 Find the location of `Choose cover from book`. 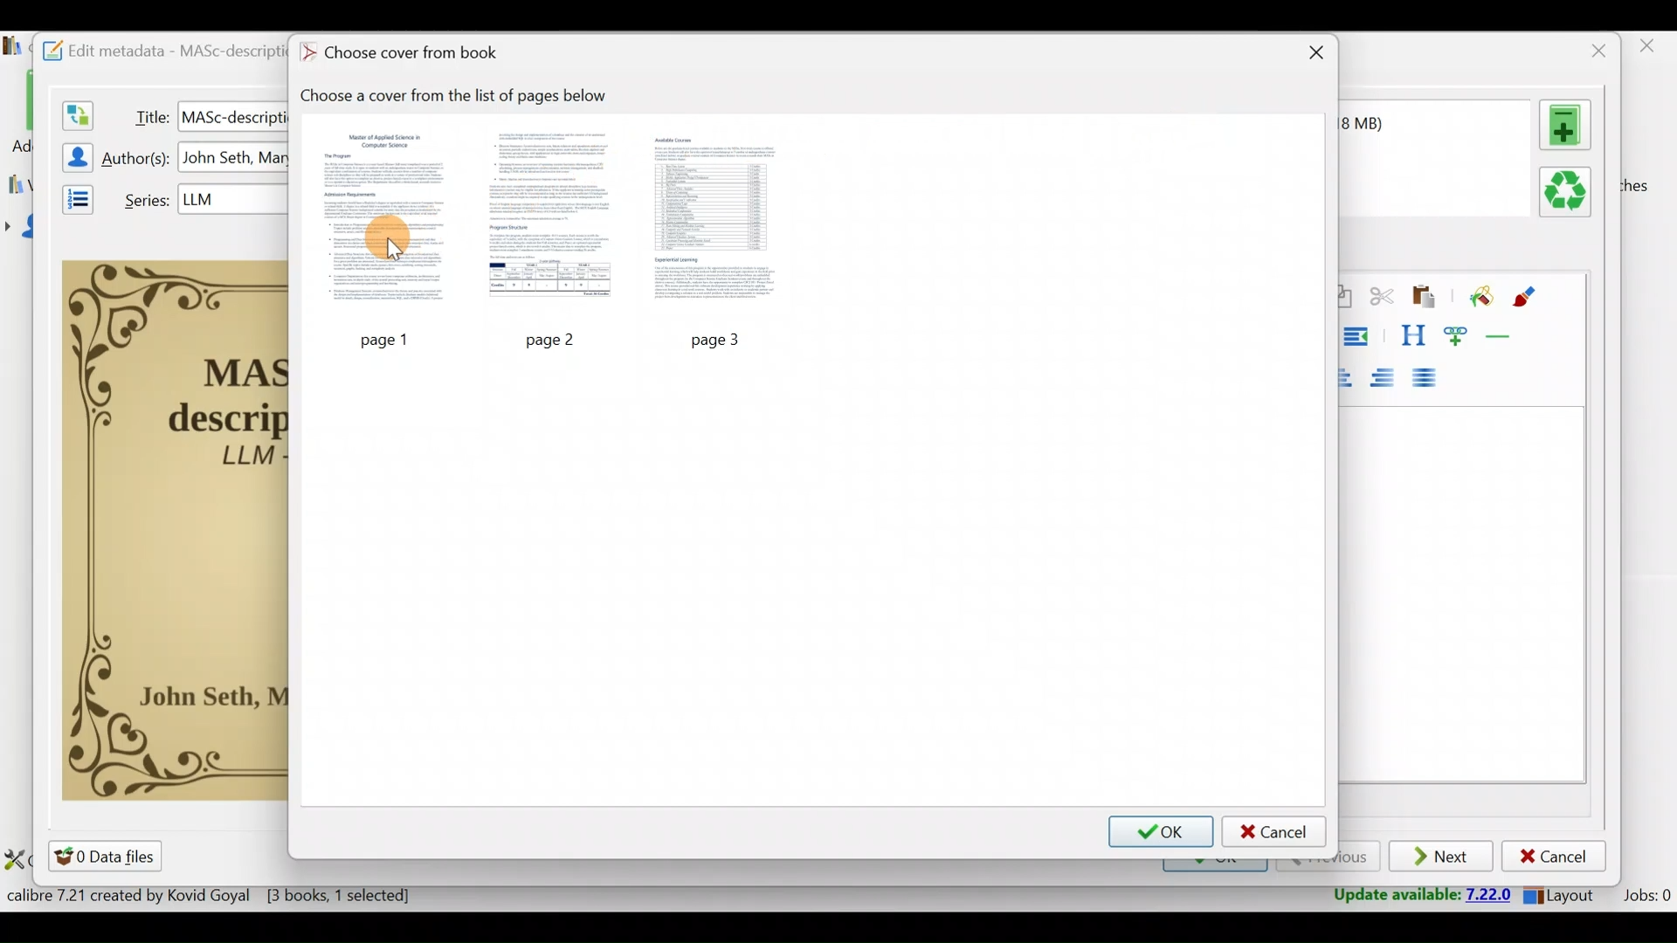

Choose cover from book is located at coordinates (404, 54).